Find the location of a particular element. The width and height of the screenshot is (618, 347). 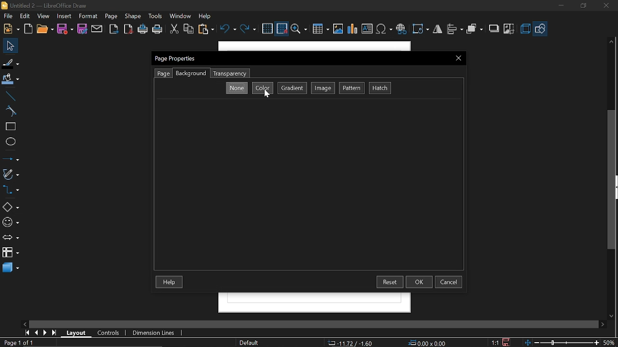

Restore down is located at coordinates (582, 7).